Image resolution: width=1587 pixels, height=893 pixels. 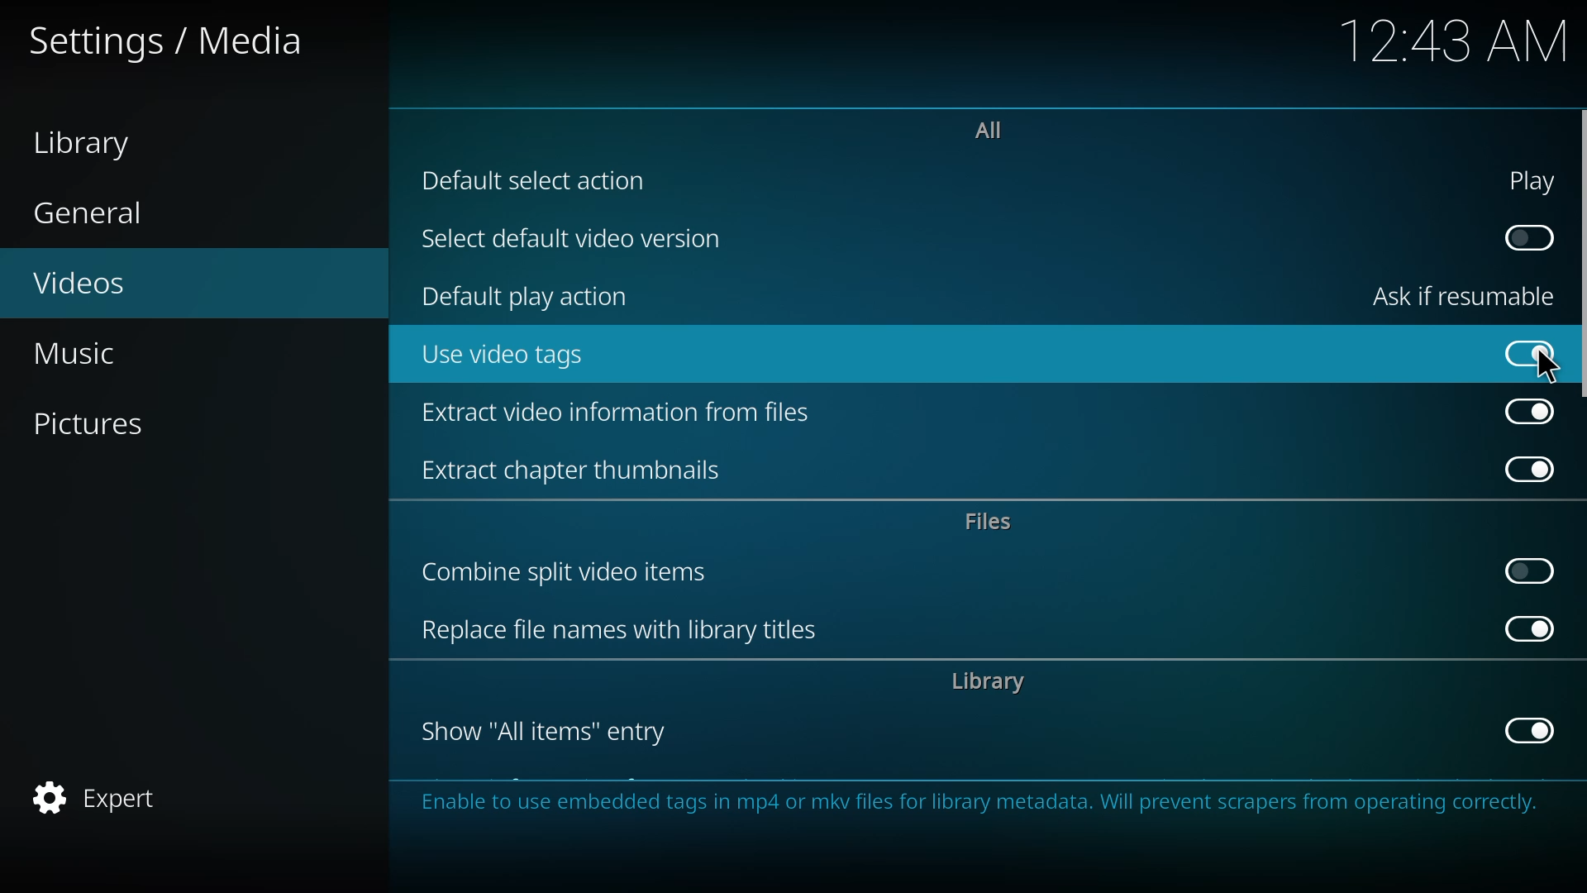 I want to click on settings media, so click(x=175, y=42).